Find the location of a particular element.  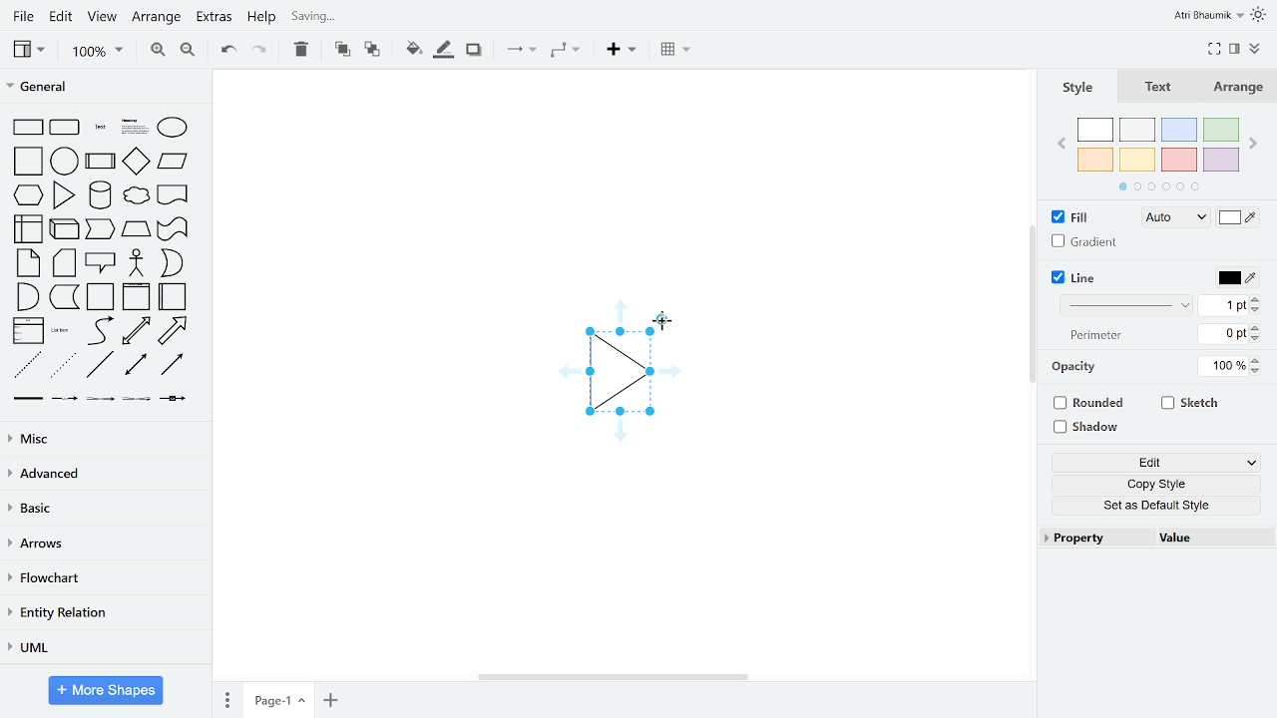

orange is located at coordinates (1095, 159).